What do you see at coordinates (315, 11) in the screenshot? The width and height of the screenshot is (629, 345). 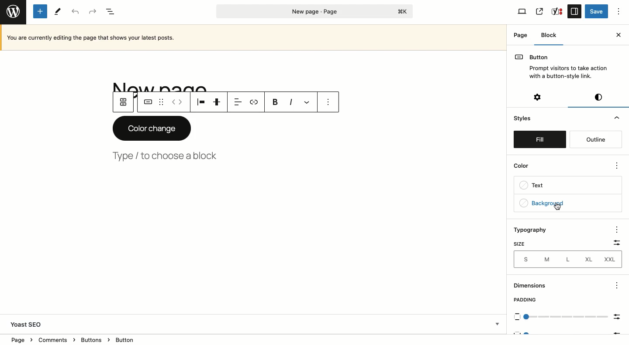 I see `Page` at bounding box center [315, 11].